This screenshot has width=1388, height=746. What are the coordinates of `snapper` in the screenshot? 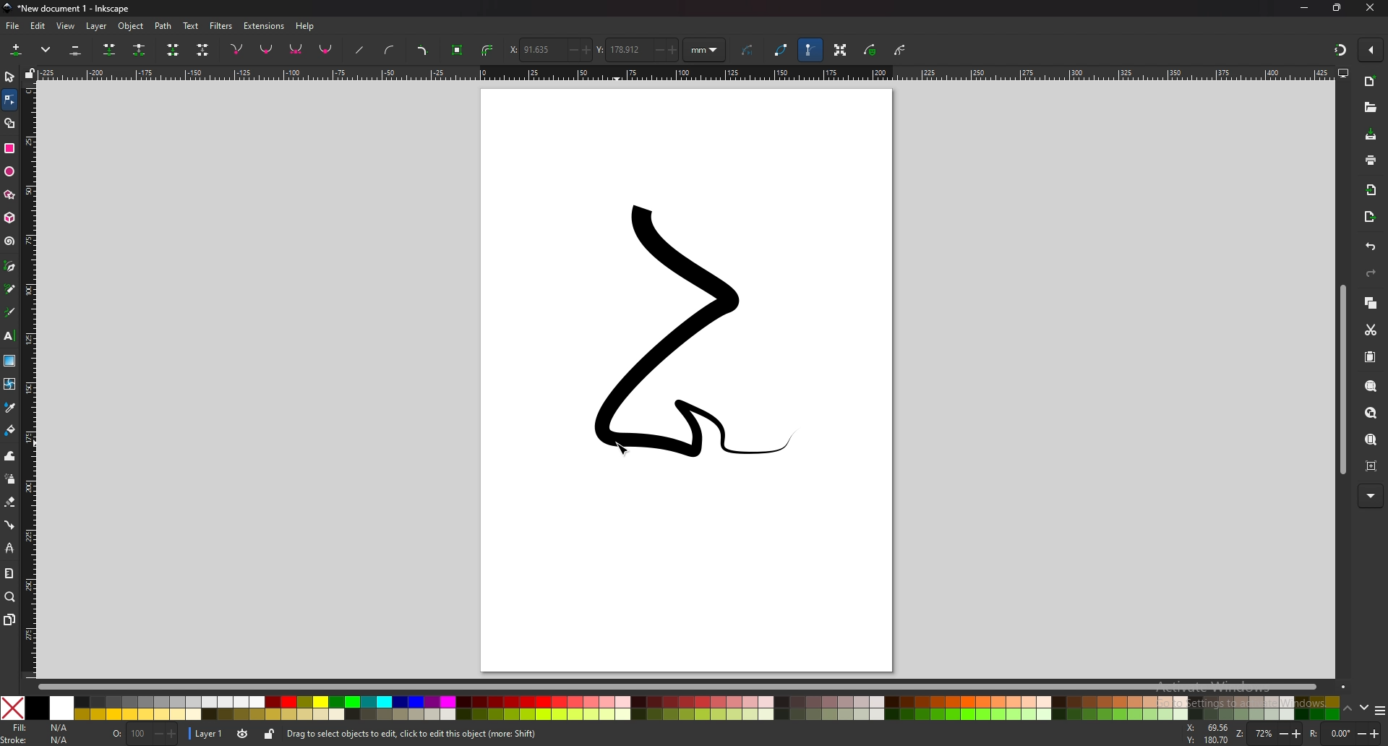 It's located at (1340, 50).